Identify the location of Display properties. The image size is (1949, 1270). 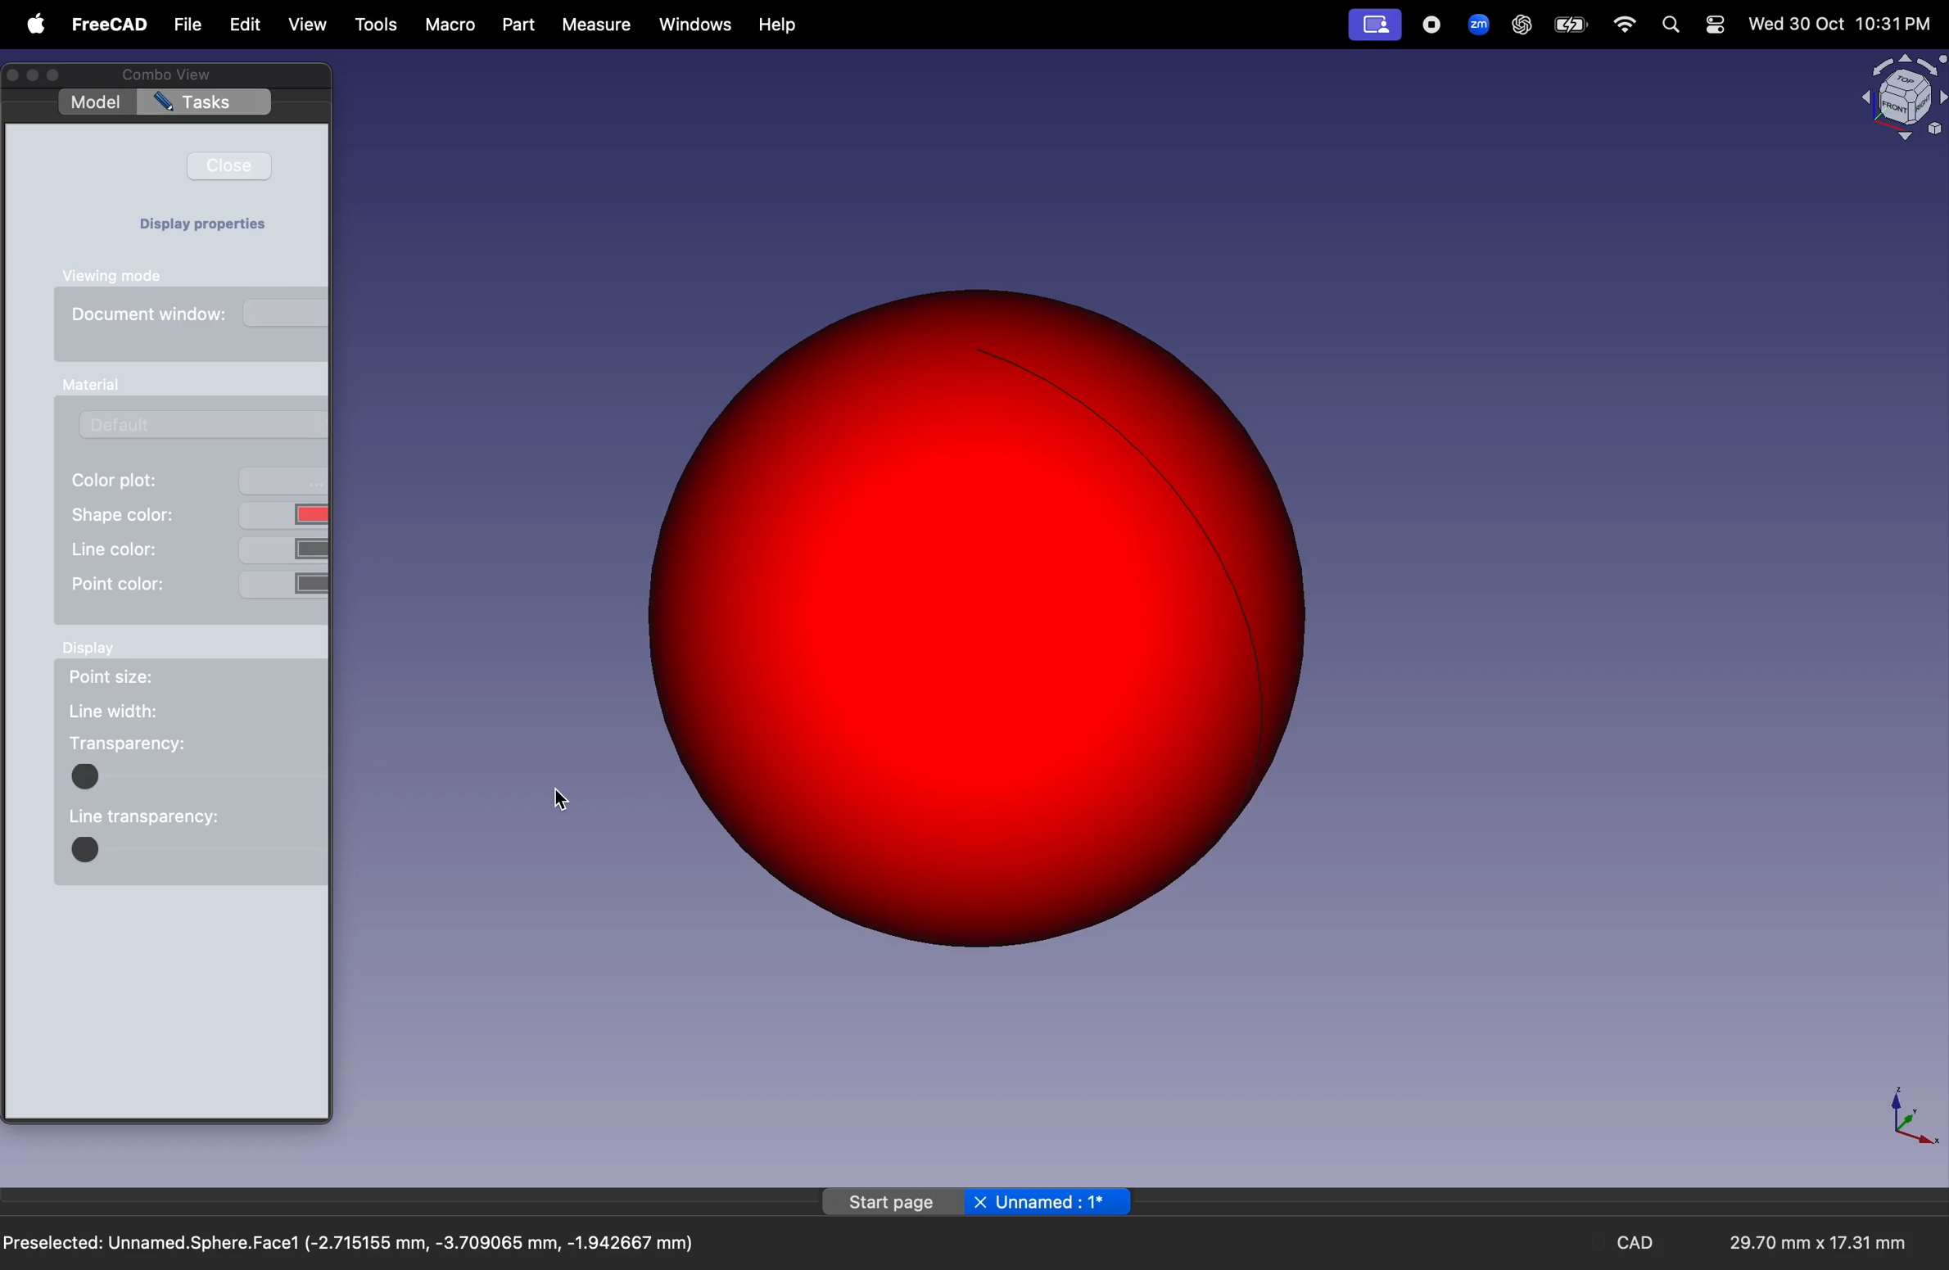
(212, 226).